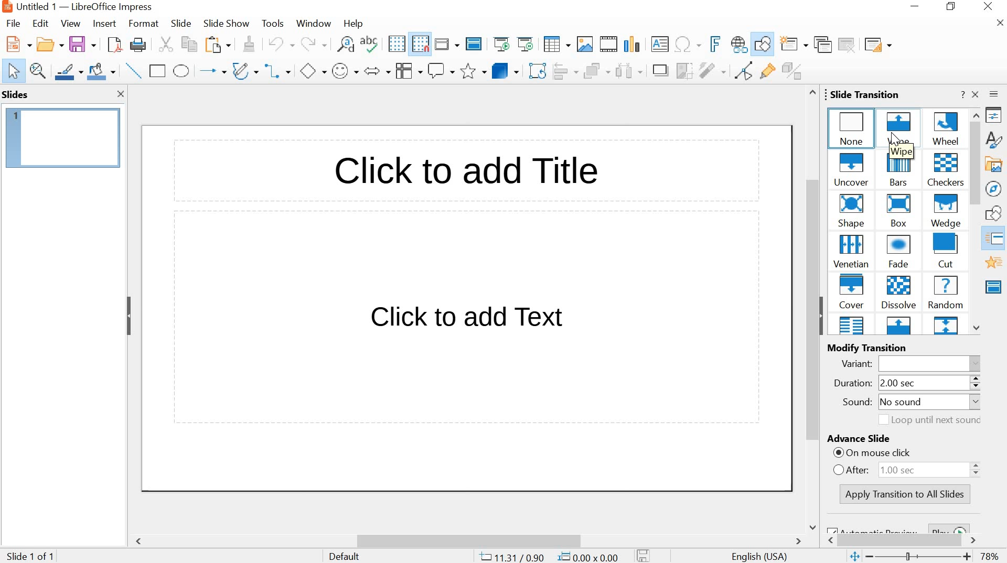  What do you see at coordinates (961, 94) in the screenshot?
I see `help` at bounding box center [961, 94].